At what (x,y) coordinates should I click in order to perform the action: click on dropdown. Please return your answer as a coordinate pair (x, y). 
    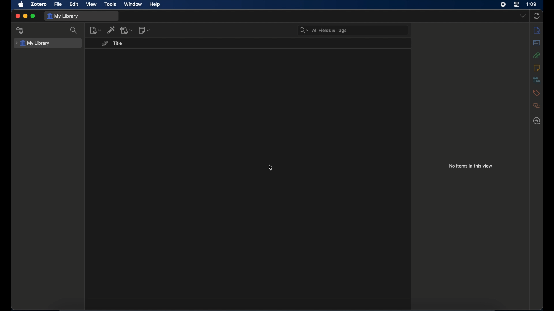
    Looking at the image, I should click on (523, 16).